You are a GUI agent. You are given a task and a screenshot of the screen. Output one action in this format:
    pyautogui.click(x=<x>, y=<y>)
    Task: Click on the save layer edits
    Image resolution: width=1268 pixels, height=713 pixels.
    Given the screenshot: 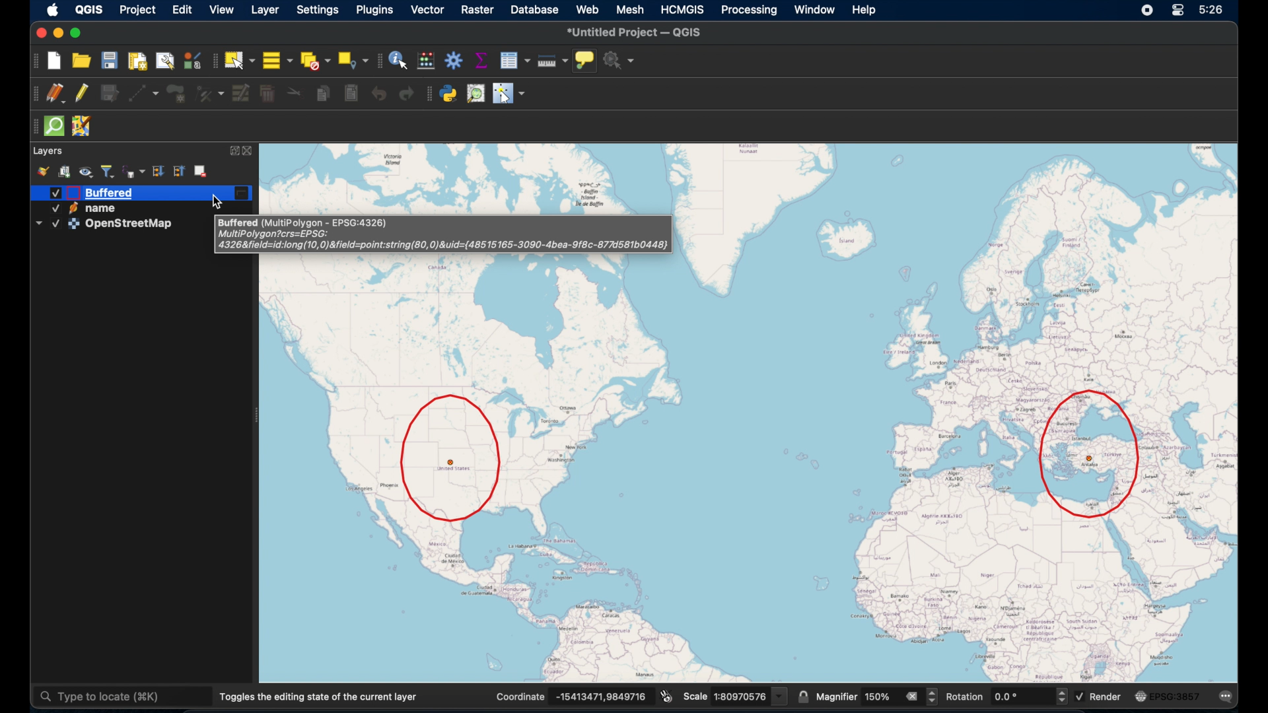 What is the action you would take?
    pyautogui.click(x=109, y=91)
    